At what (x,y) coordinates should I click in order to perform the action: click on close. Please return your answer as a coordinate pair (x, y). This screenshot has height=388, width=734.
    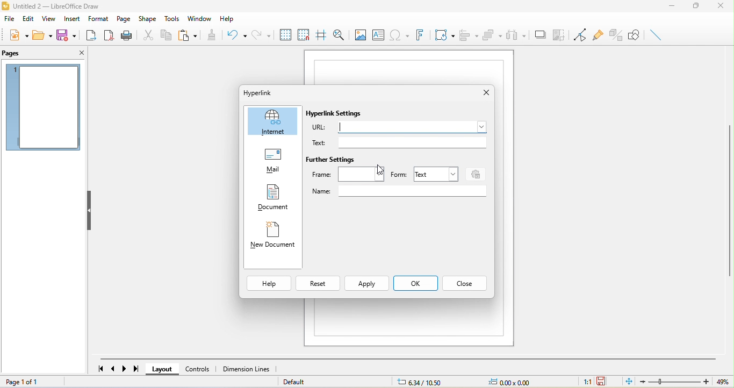
    Looking at the image, I should click on (483, 92).